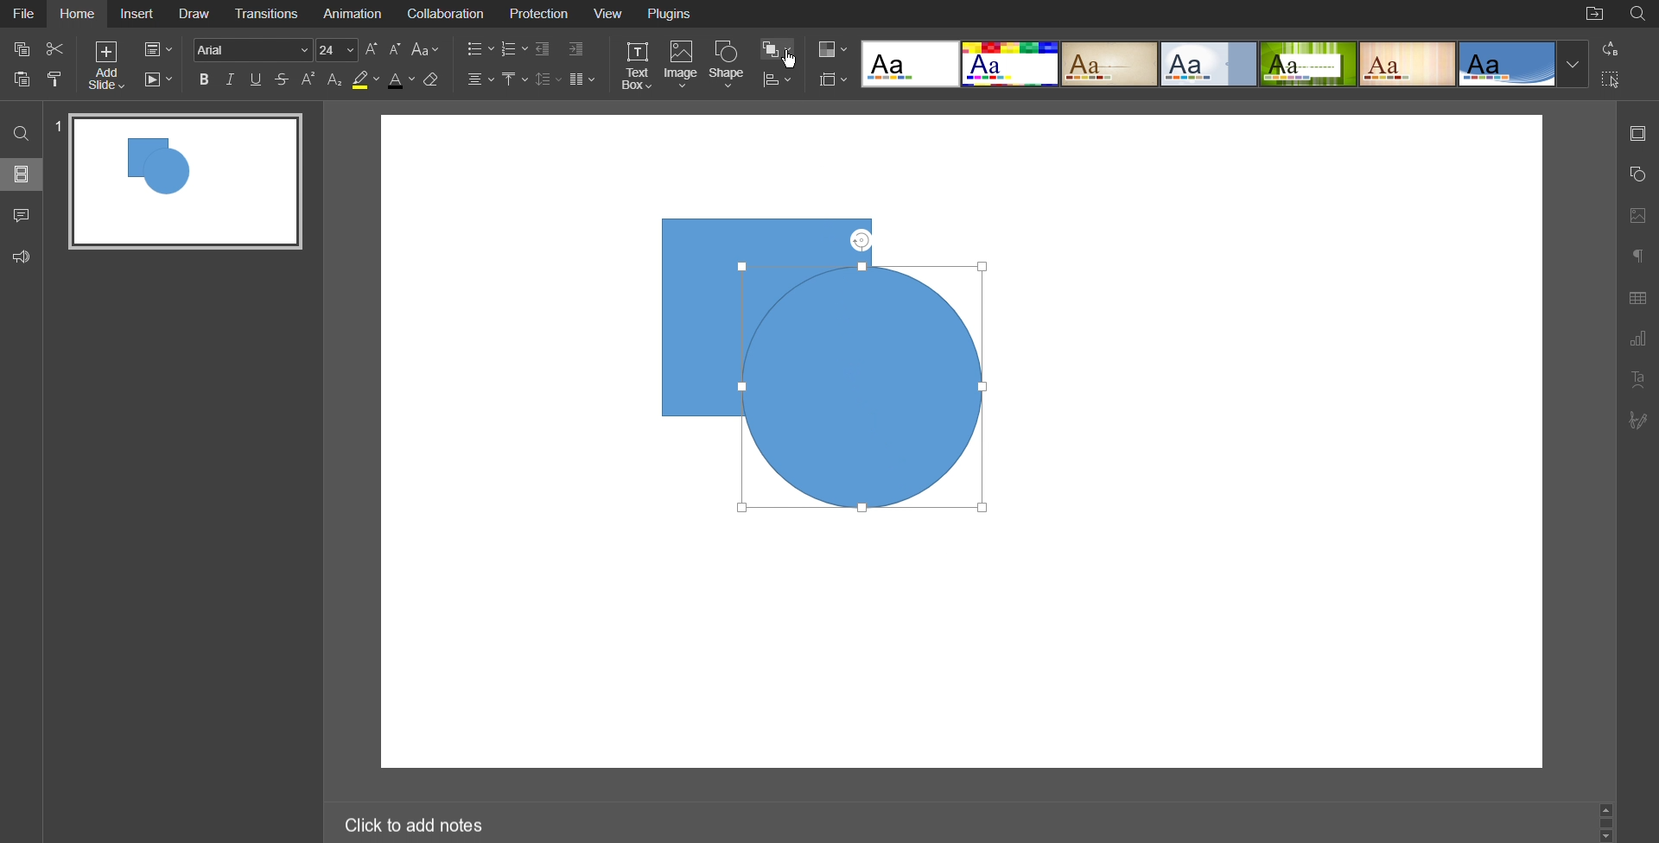 This screenshot has width=1659, height=843. Describe the element at coordinates (1407, 63) in the screenshot. I see `Lines` at that location.